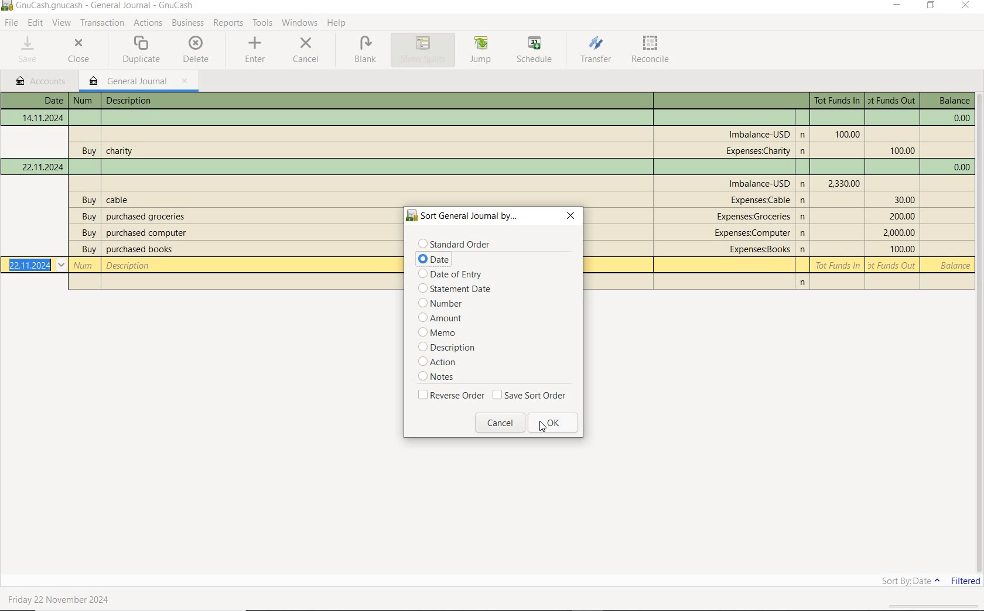 The image size is (984, 611). Describe the element at coordinates (650, 51) in the screenshot. I see `RECONCILE` at that location.